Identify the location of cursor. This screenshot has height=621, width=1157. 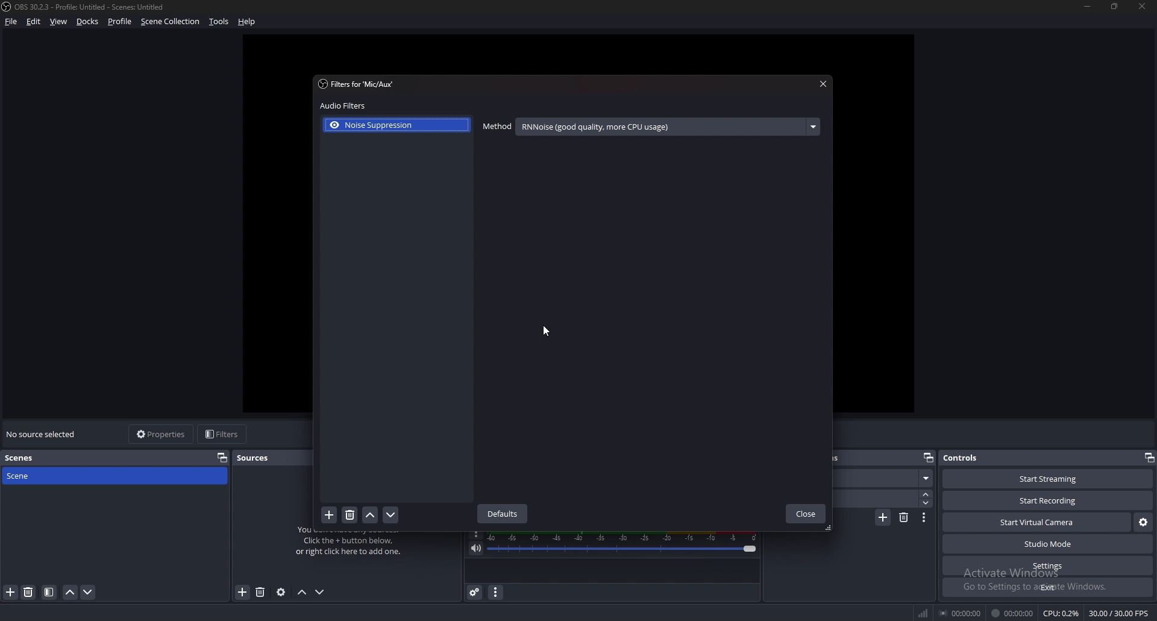
(548, 330).